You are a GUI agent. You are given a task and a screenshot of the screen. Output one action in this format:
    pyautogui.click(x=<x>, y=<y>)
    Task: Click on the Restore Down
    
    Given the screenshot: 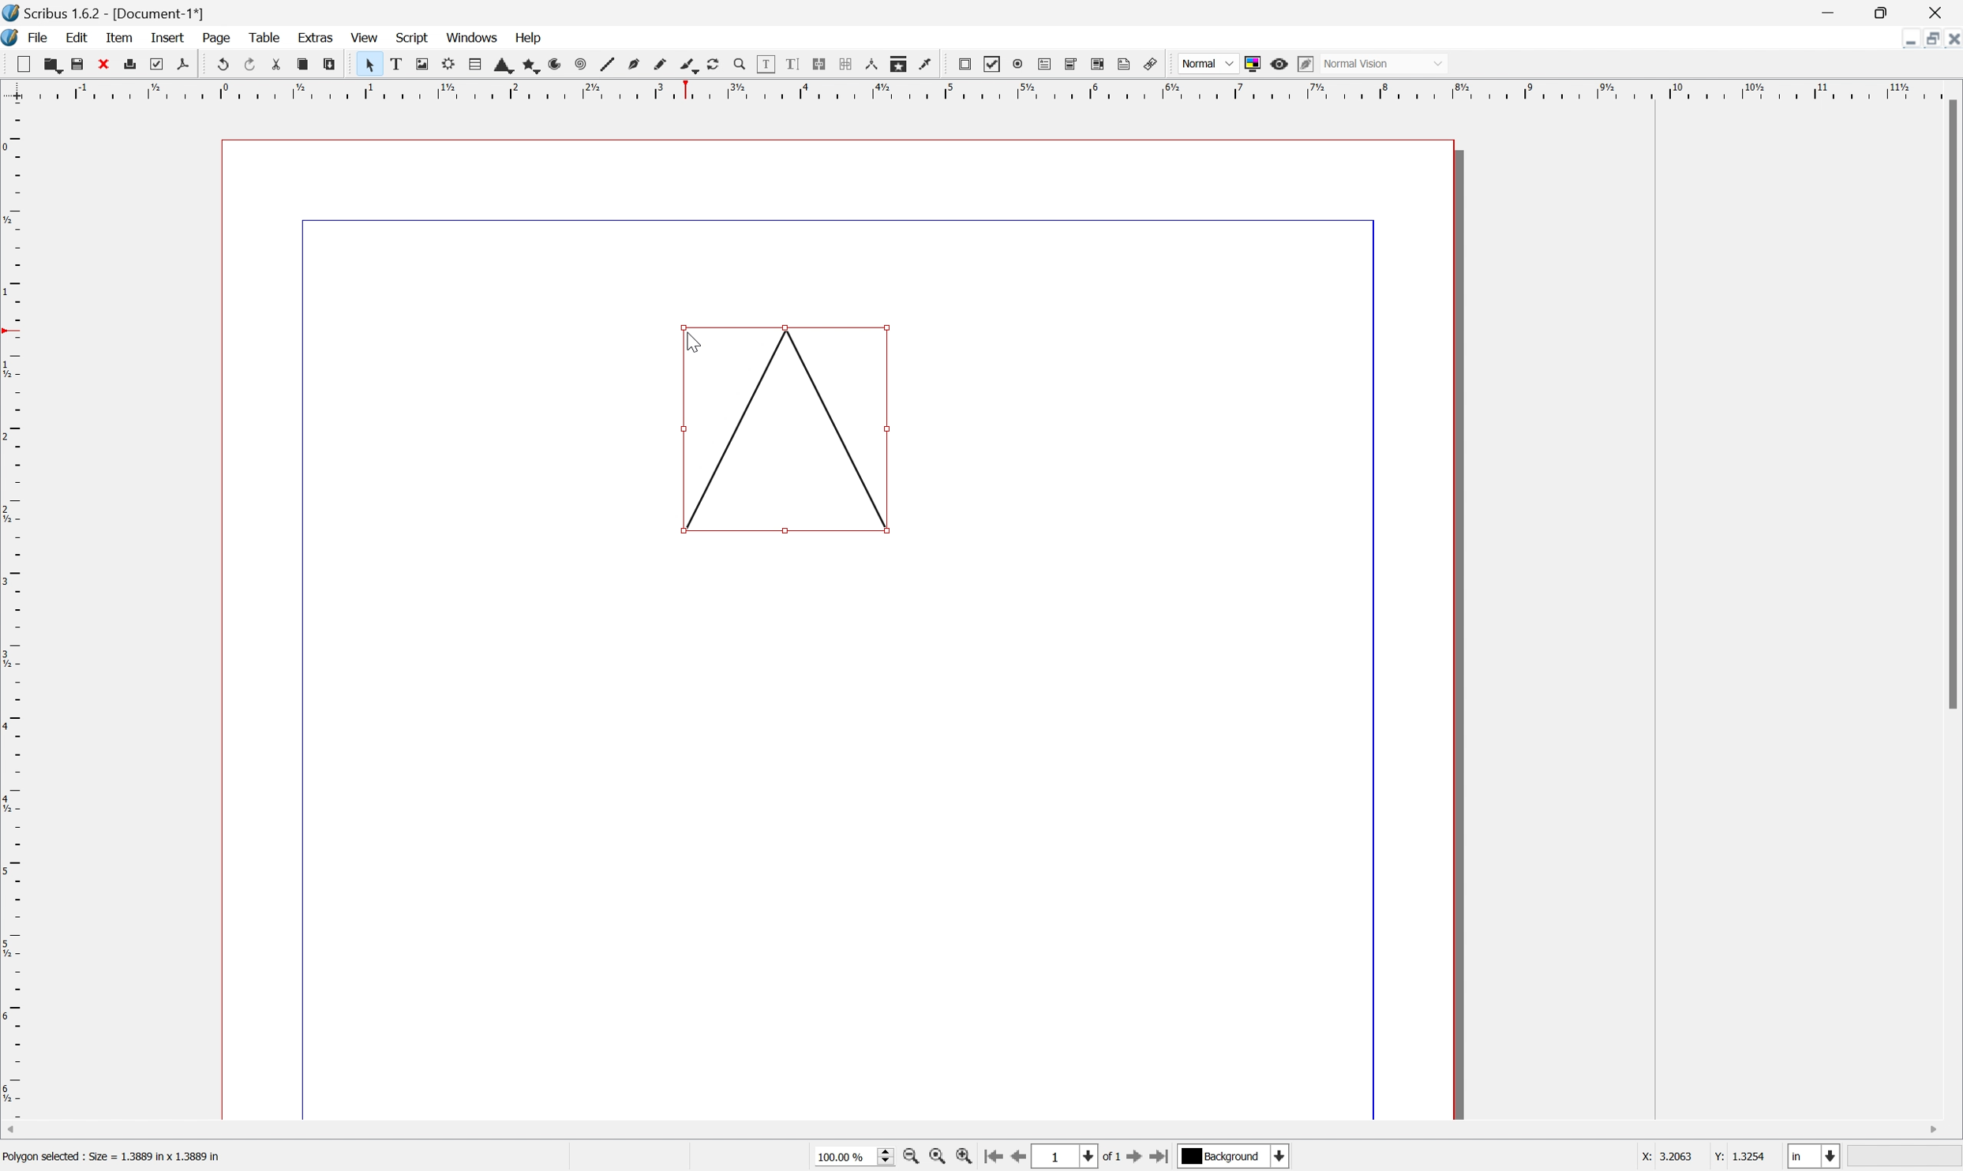 What is the action you would take?
    pyautogui.click(x=1925, y=39)
    